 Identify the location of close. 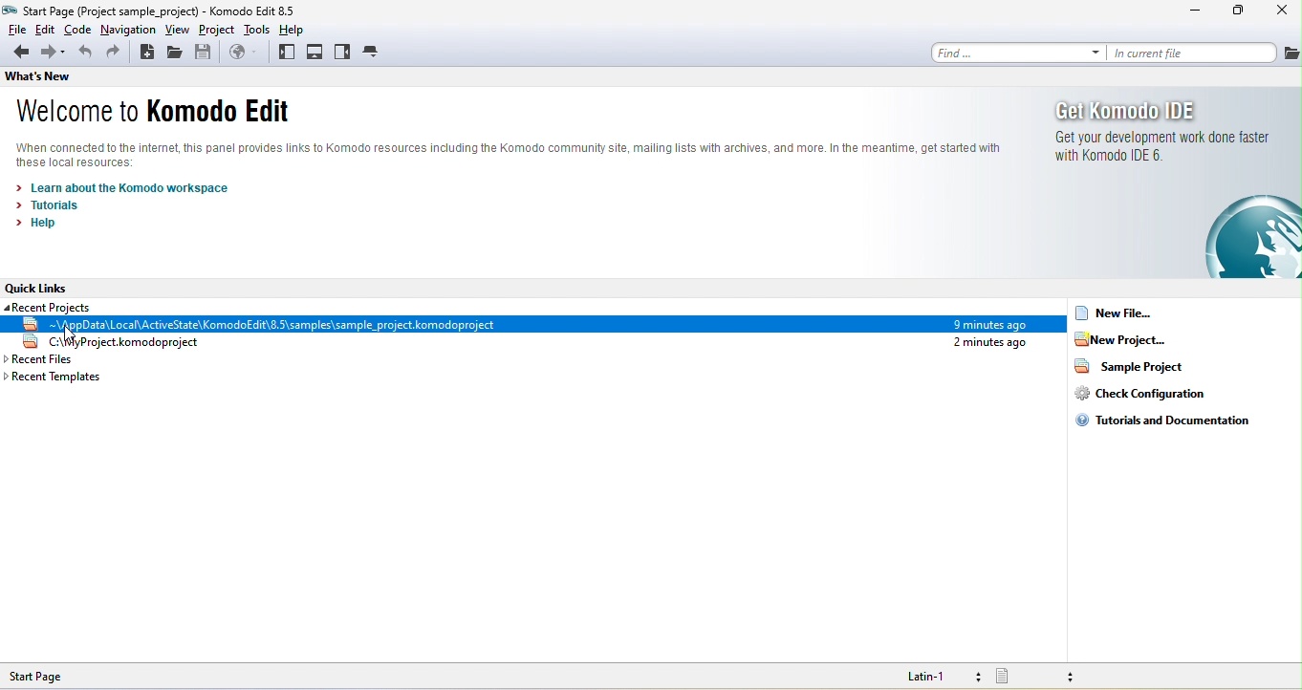
(1279, 12).